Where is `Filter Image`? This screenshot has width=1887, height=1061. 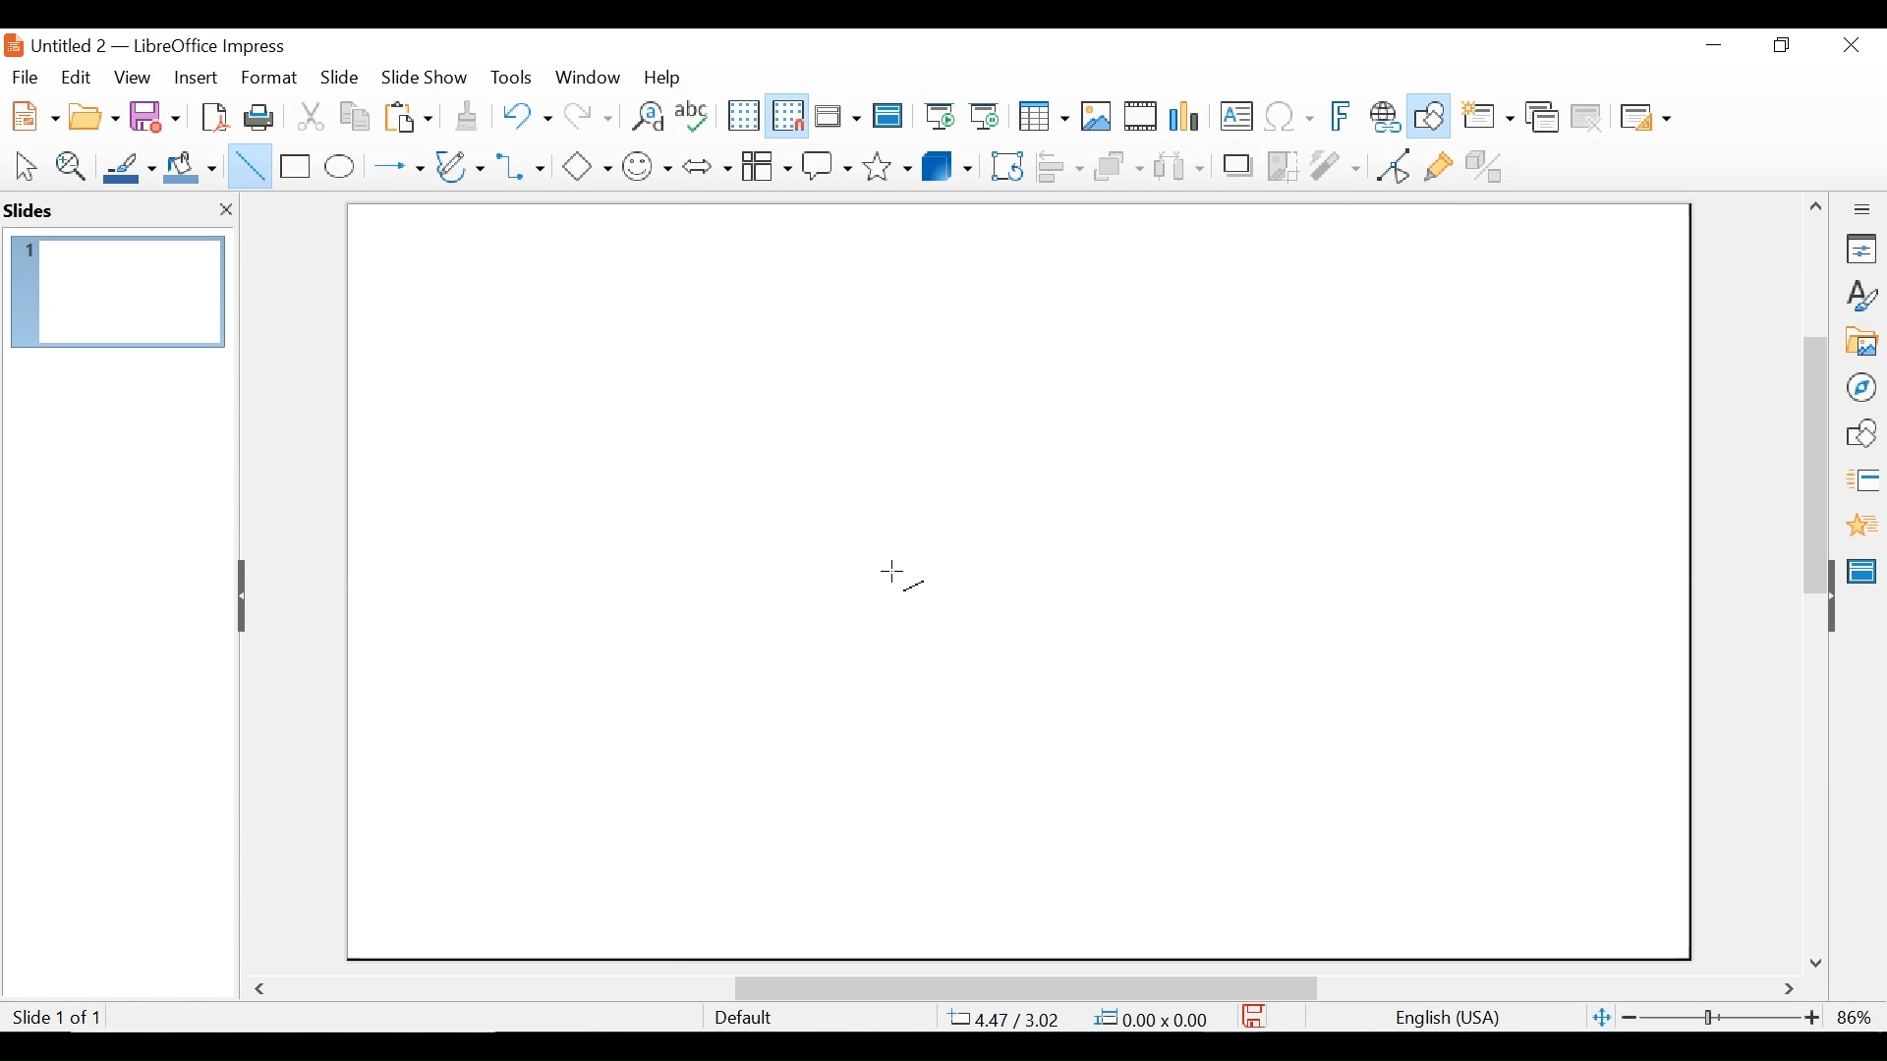
Filter Image is located at coordinates (1335, 164).